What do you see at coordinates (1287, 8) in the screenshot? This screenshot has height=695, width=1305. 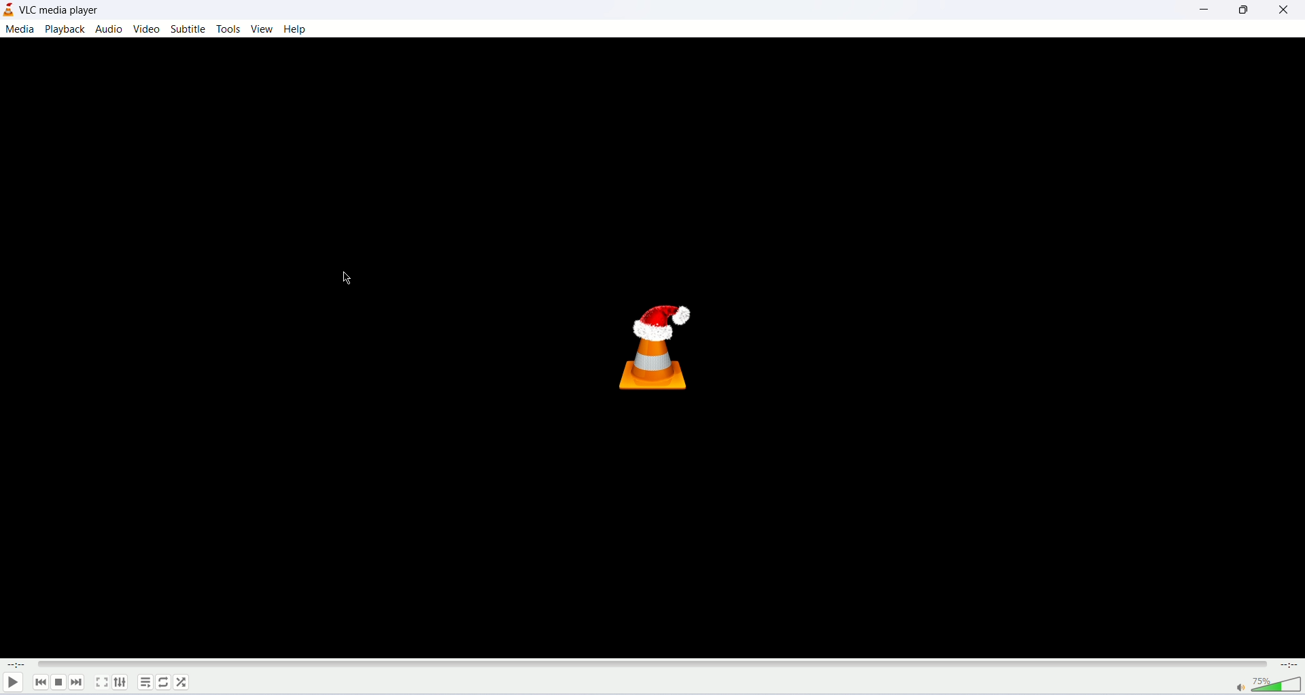 I see `close` at bounding box center [1287, 8].